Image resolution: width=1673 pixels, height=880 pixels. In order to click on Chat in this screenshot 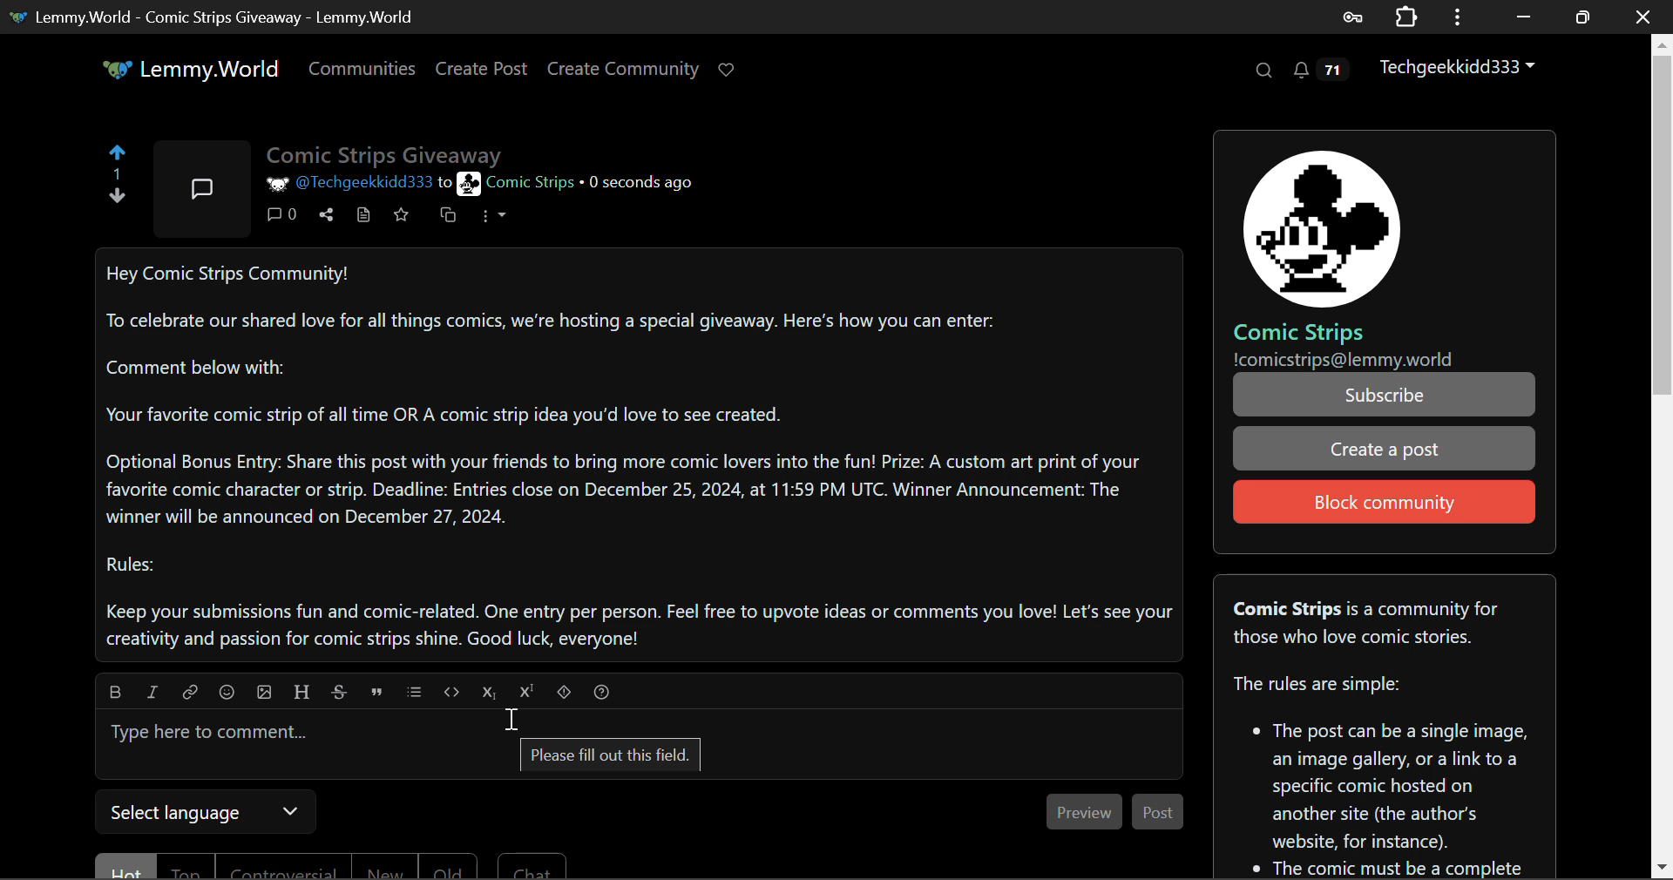, I will do `click(532, 865)`.